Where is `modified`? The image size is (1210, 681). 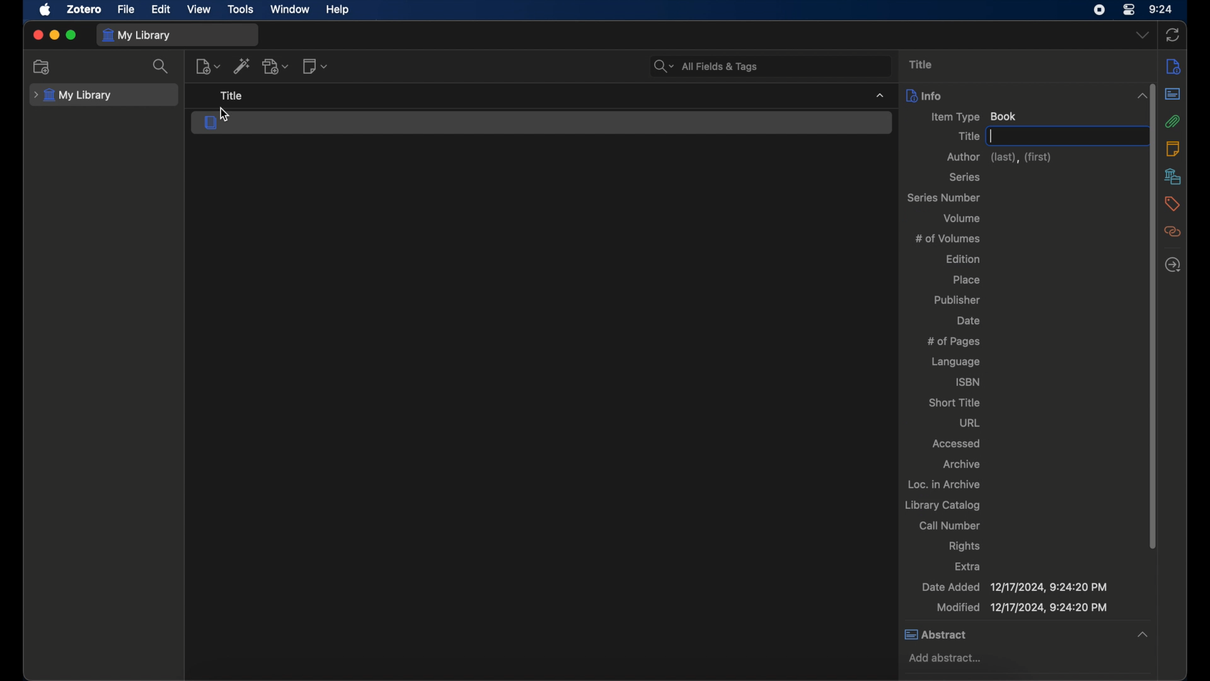 modified is located at coordinates (1022, 608).